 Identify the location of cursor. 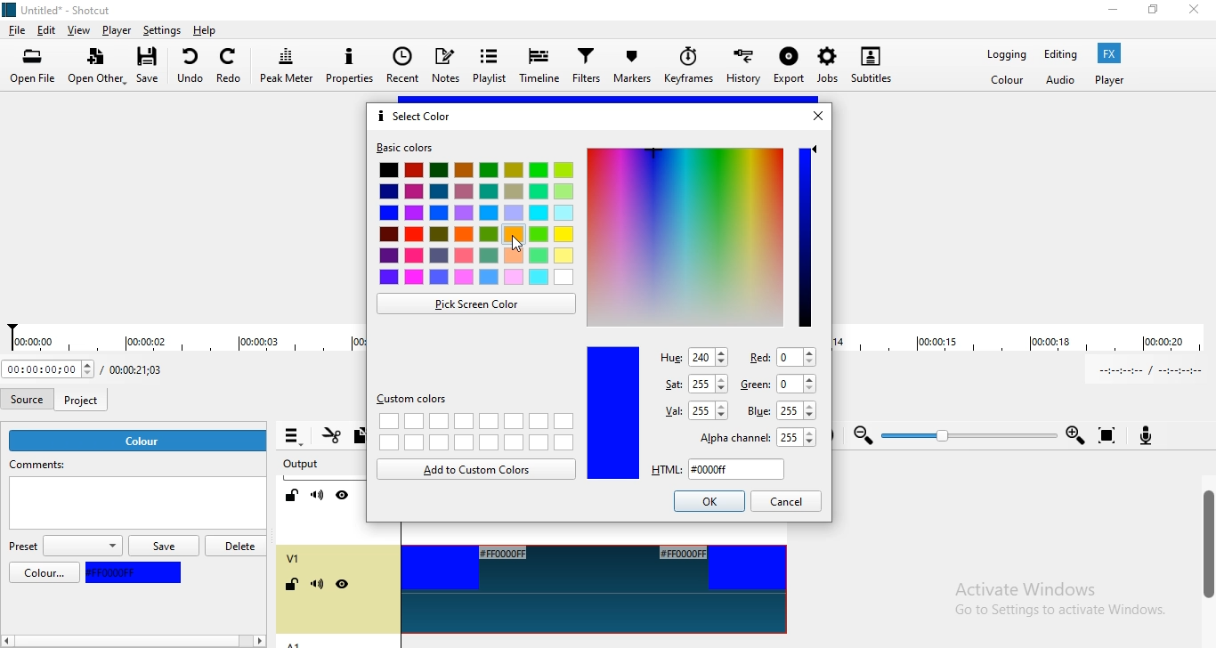
(519, 245).